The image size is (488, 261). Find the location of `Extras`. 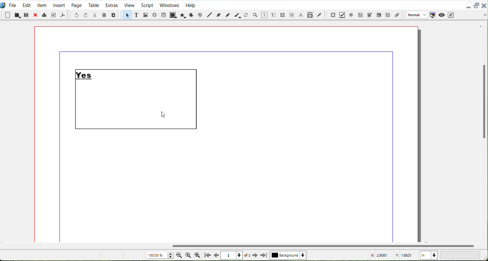

Extras is located at coordinates (112, 5).